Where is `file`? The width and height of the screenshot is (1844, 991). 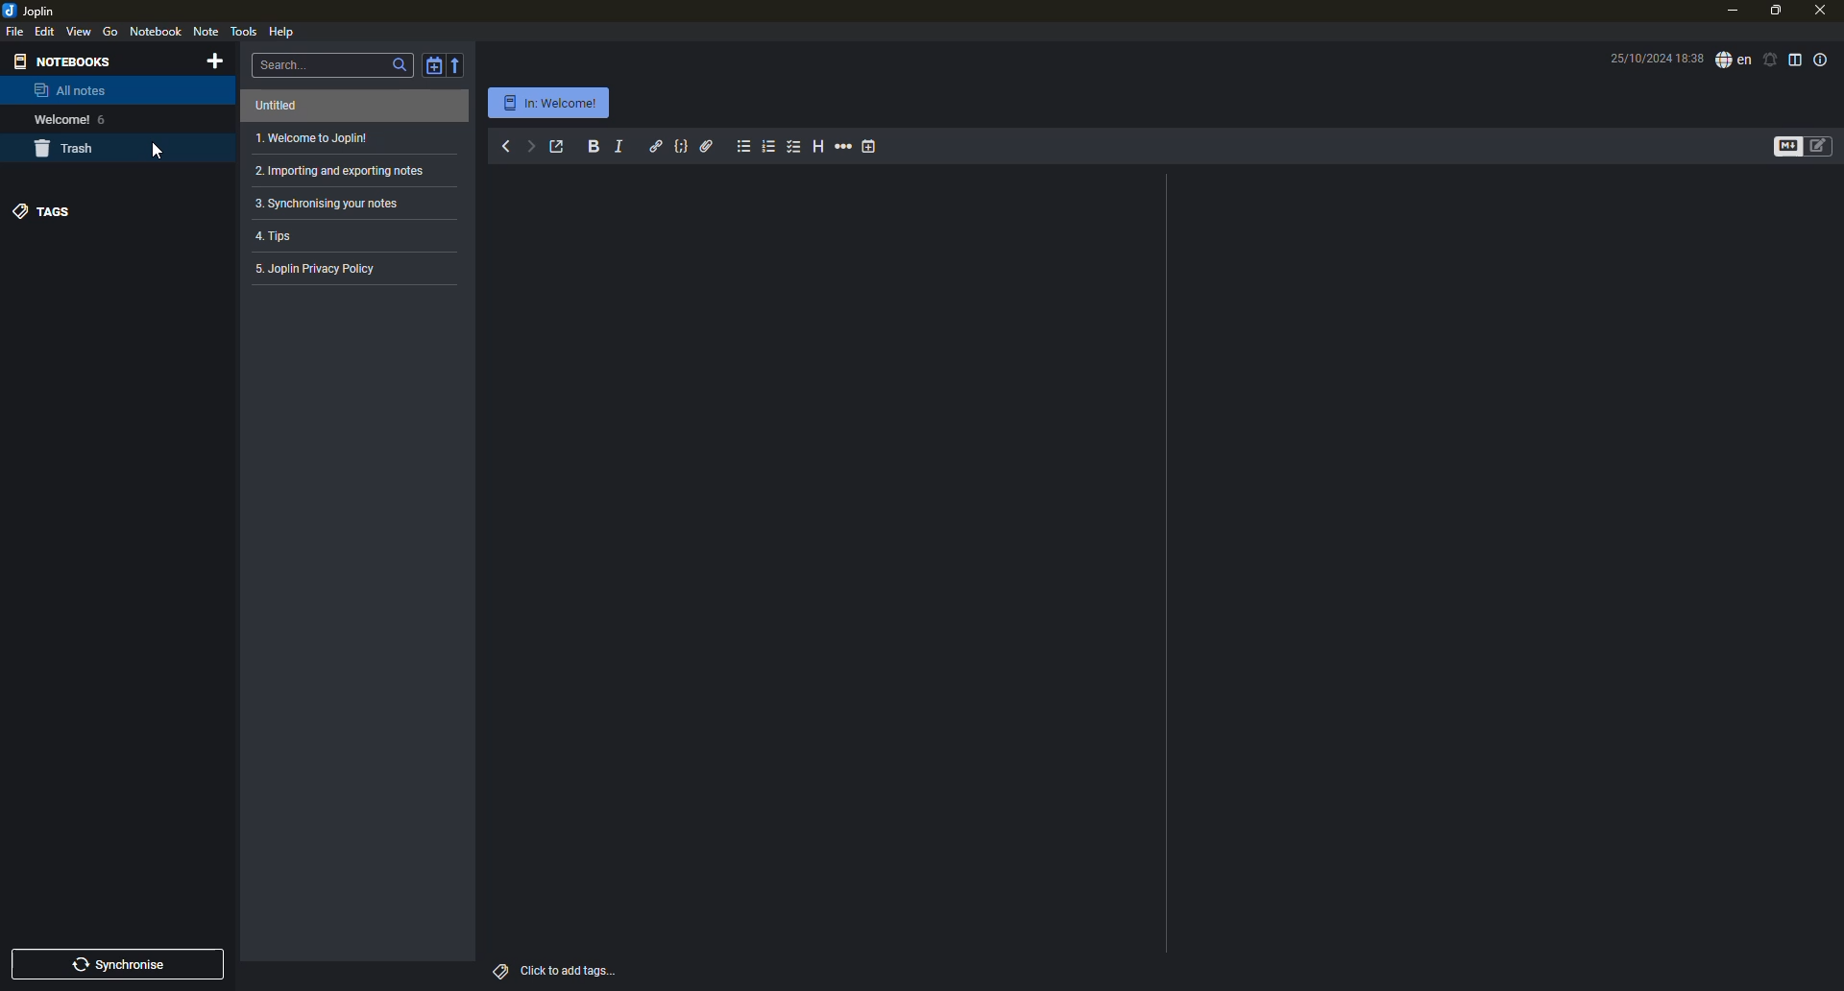 file is located at coordinates (16, 32).